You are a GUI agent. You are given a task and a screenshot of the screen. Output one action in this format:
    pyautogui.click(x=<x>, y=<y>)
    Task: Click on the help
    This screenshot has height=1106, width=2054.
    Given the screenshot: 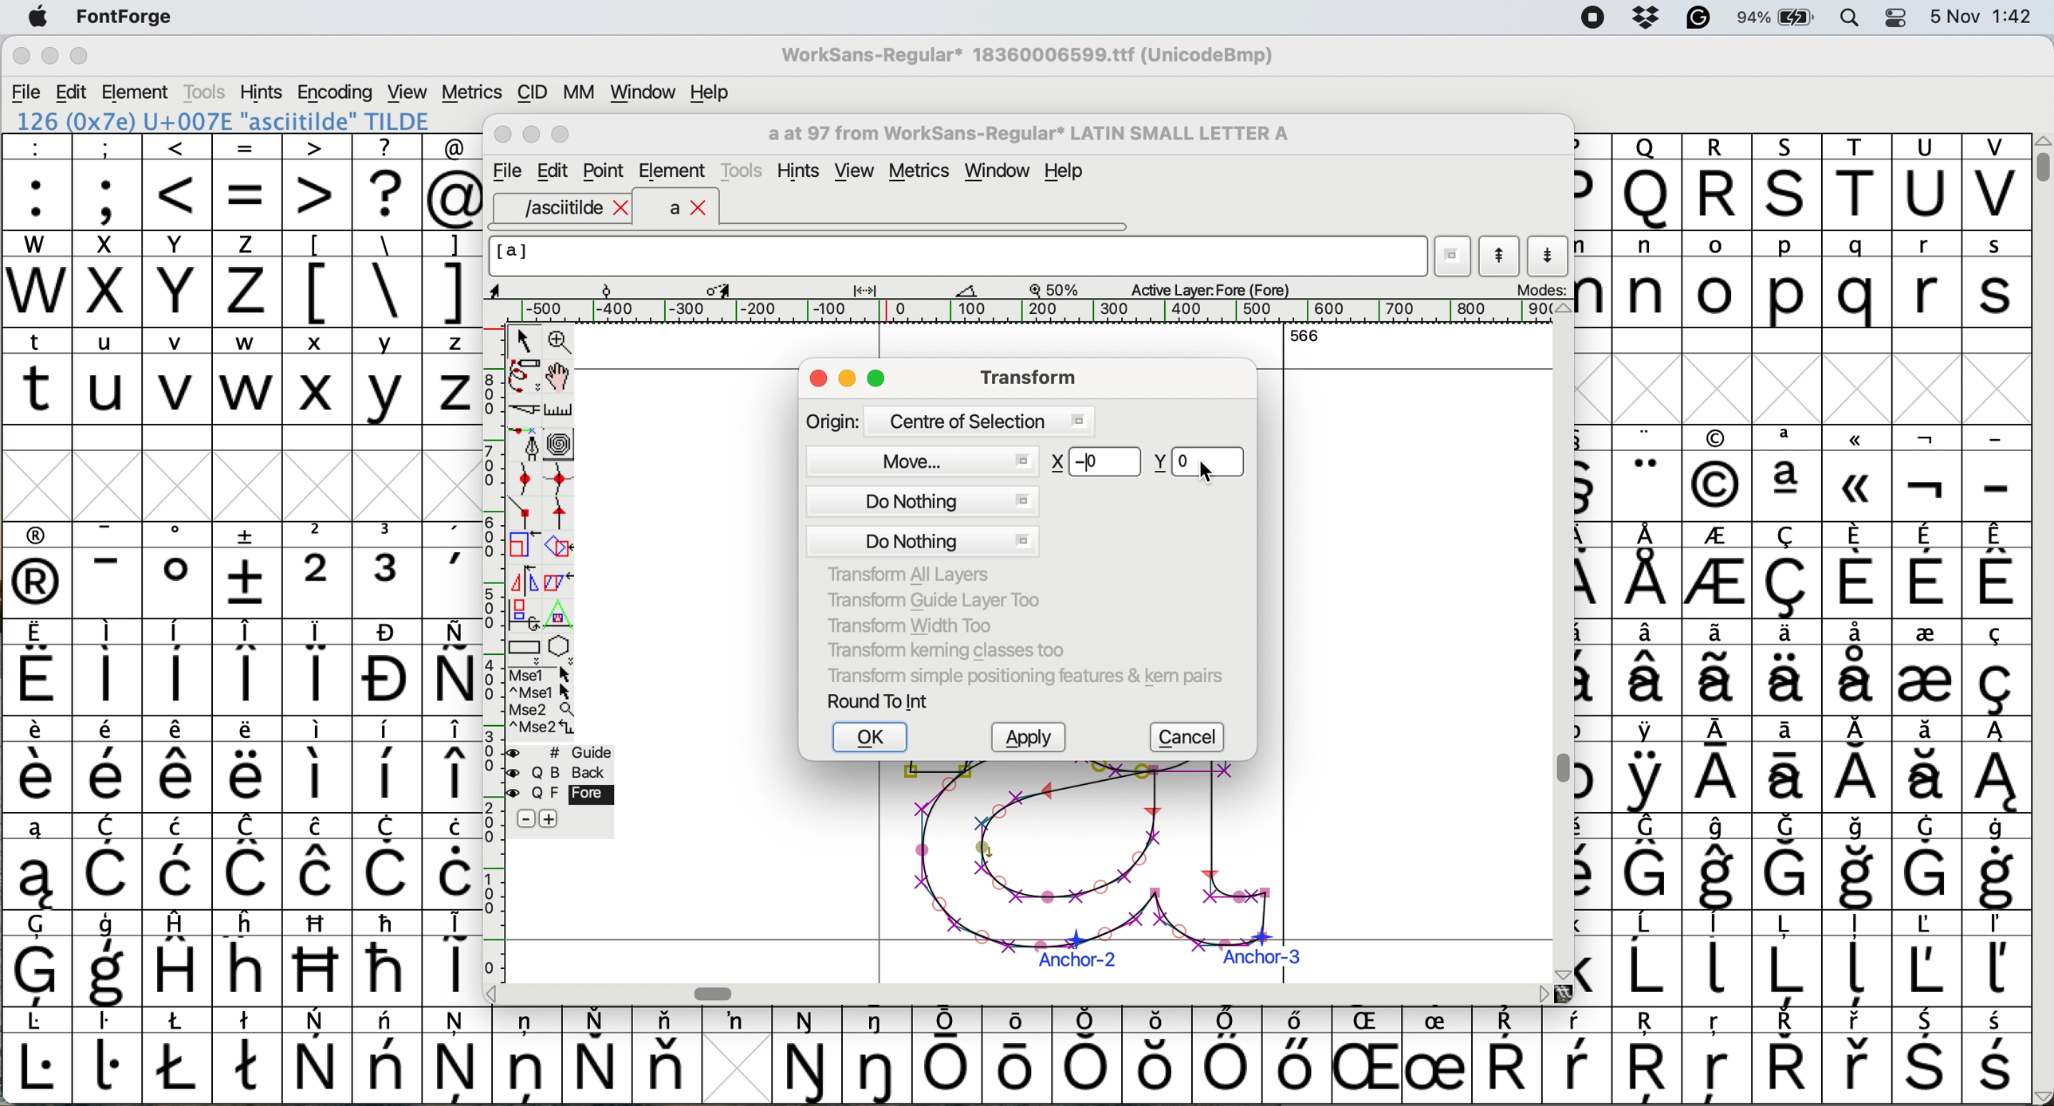 What is the action you would take?
    pyautogui.click(x=711, y=92)
    